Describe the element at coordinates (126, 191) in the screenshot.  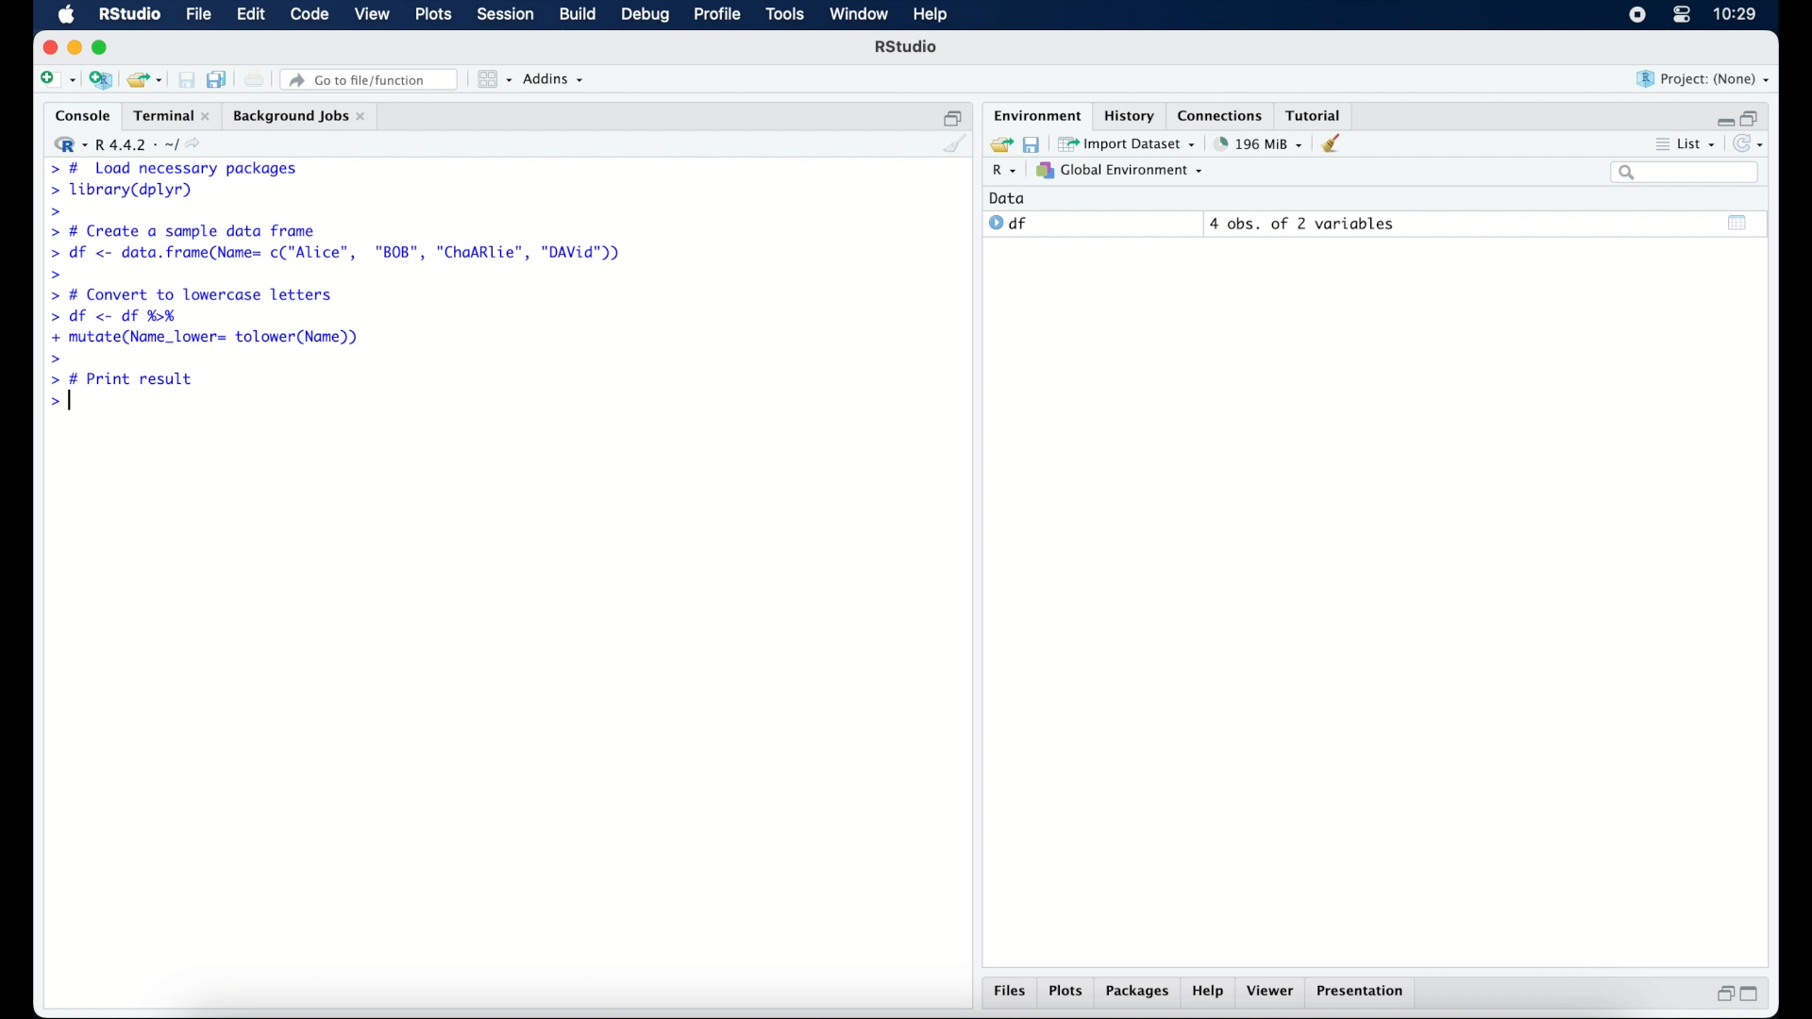
I see `> library(dplyr)|` at that location.